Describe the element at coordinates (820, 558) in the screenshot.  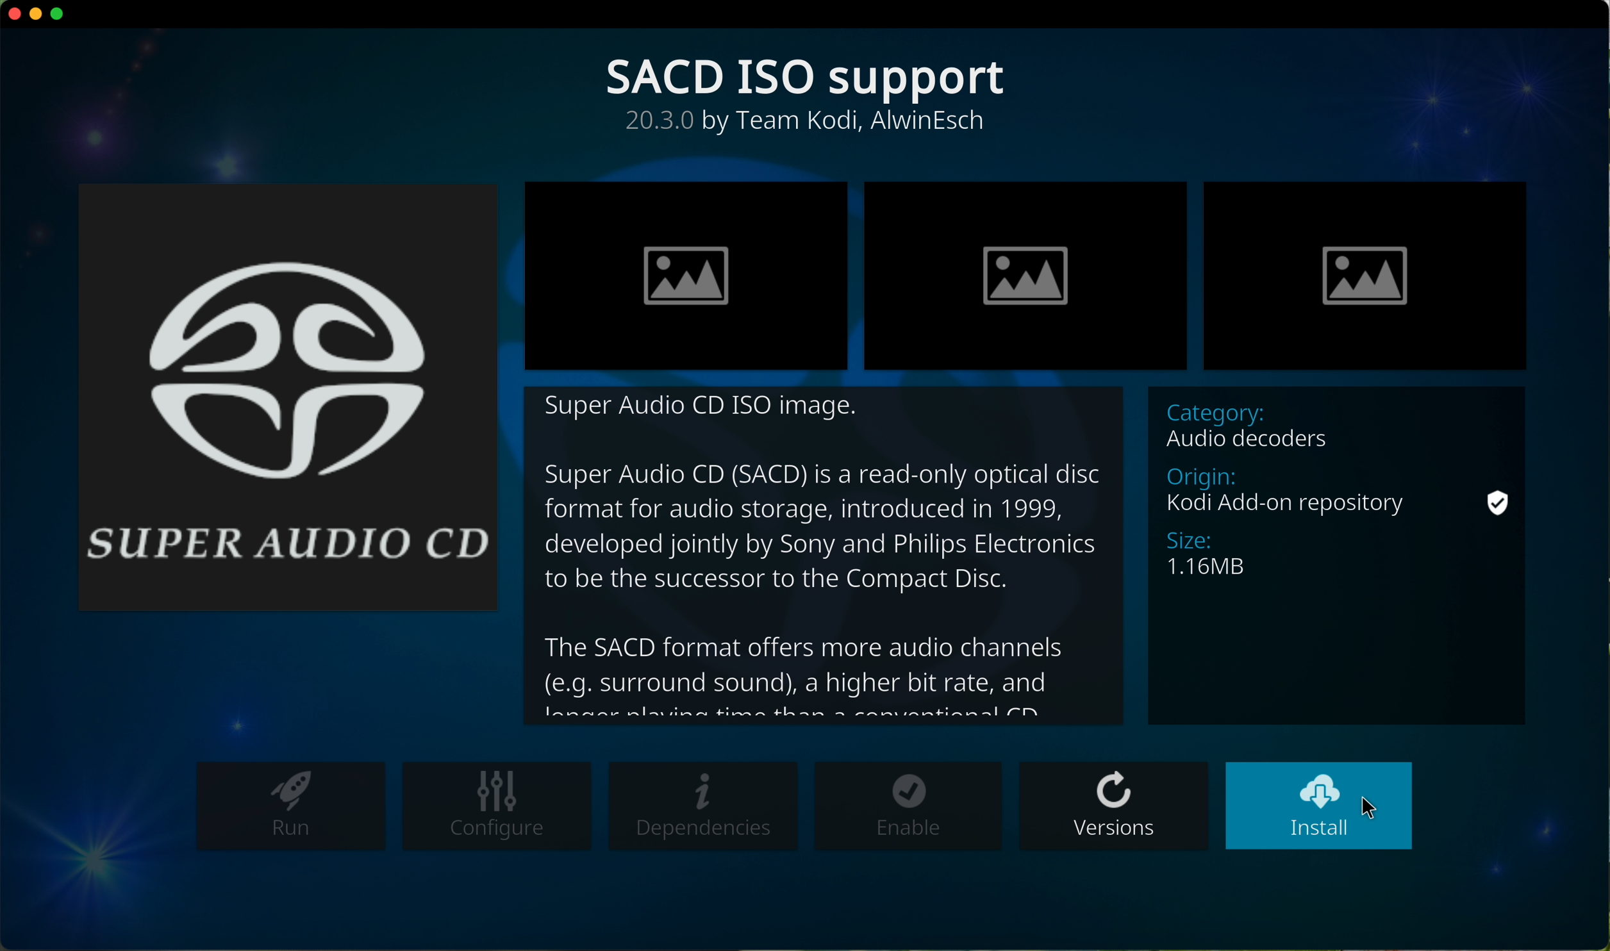
I see `description` at that location.